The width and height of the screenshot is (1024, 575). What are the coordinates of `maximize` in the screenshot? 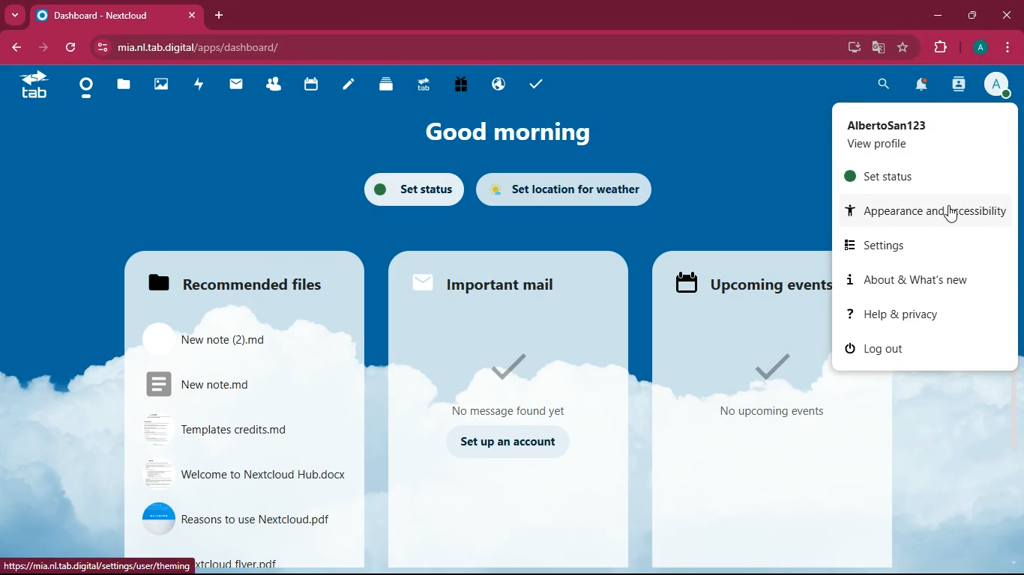 It's located at (974, 16).